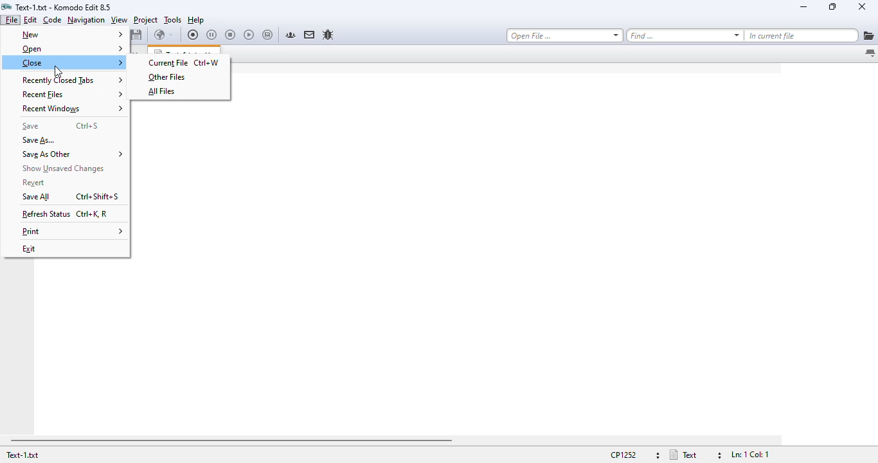 Image resolution: width=878 pixels, height=463 pixels. Describe the element at coordinates (328, 35) in the screenshot. I see `report a bug in the komodo bugzilla database` at that location.